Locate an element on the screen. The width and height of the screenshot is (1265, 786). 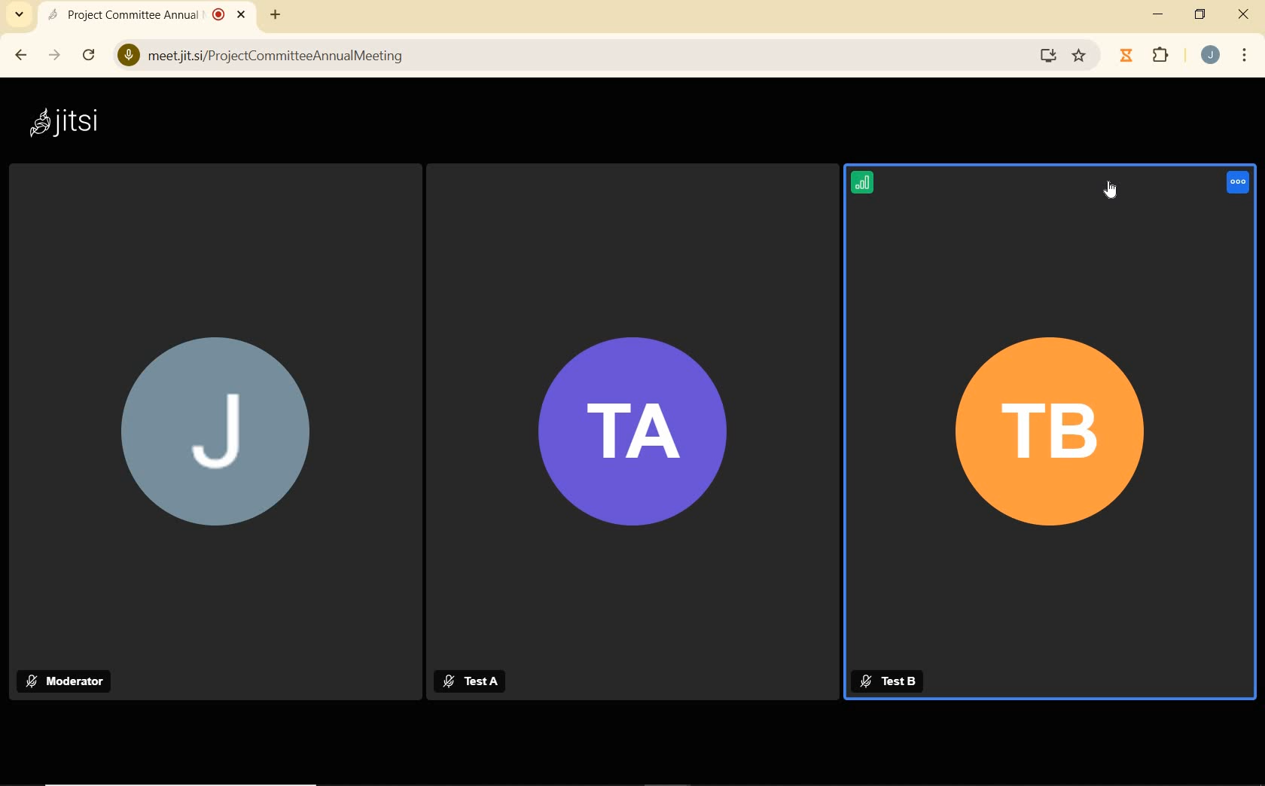
CURSOR is located at coordinates (1112, 193).